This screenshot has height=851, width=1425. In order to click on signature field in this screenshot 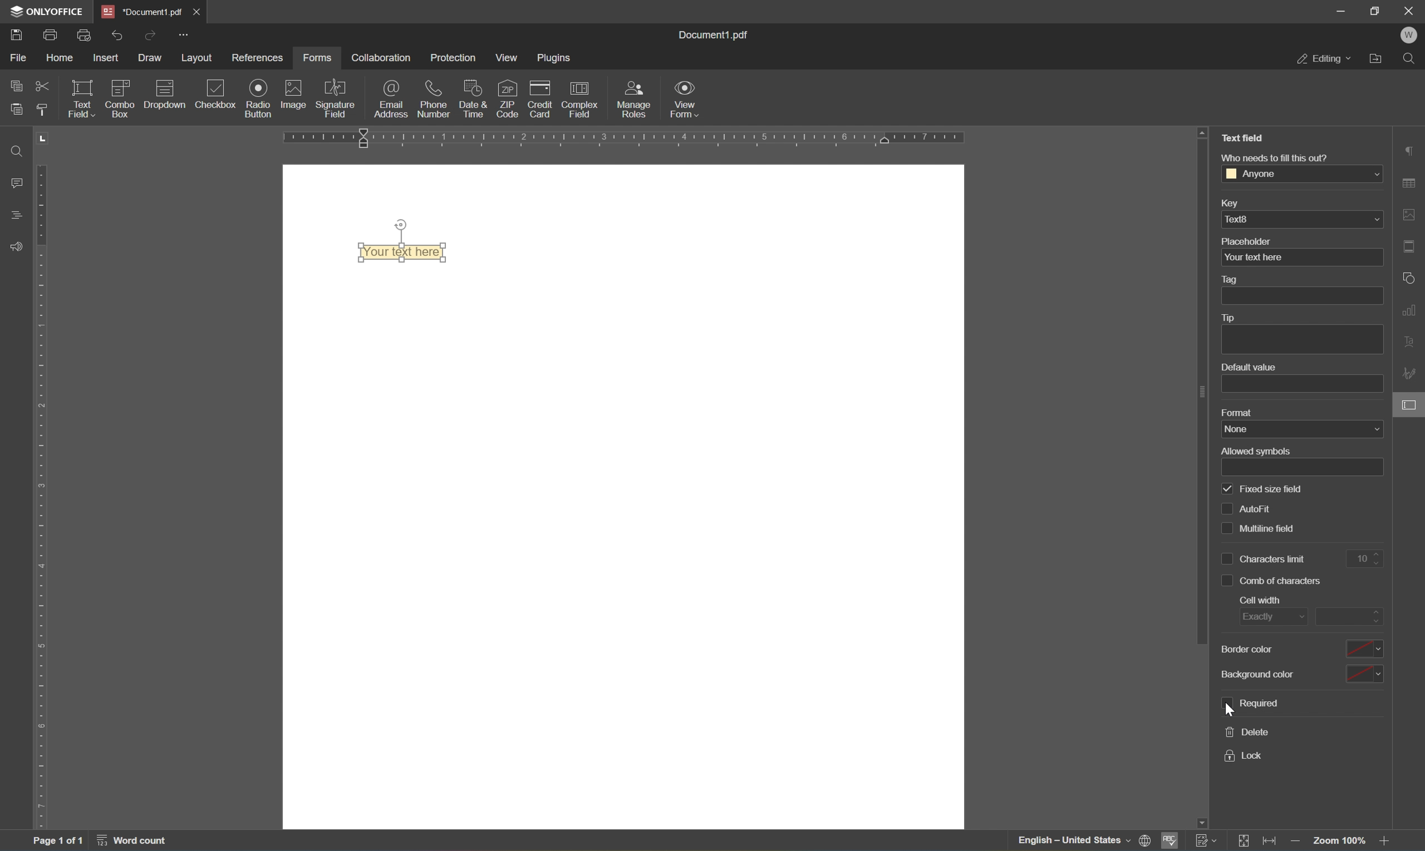, I will do `click(337, 98)`.